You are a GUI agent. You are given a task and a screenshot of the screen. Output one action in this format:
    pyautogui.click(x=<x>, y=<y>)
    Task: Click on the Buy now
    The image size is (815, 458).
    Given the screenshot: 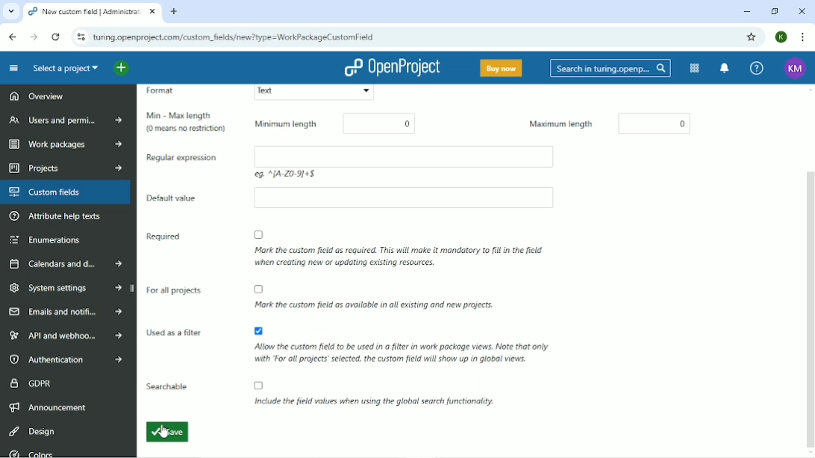 What is the action you would take?
    pyautogui.click(x=500, y=67)
    